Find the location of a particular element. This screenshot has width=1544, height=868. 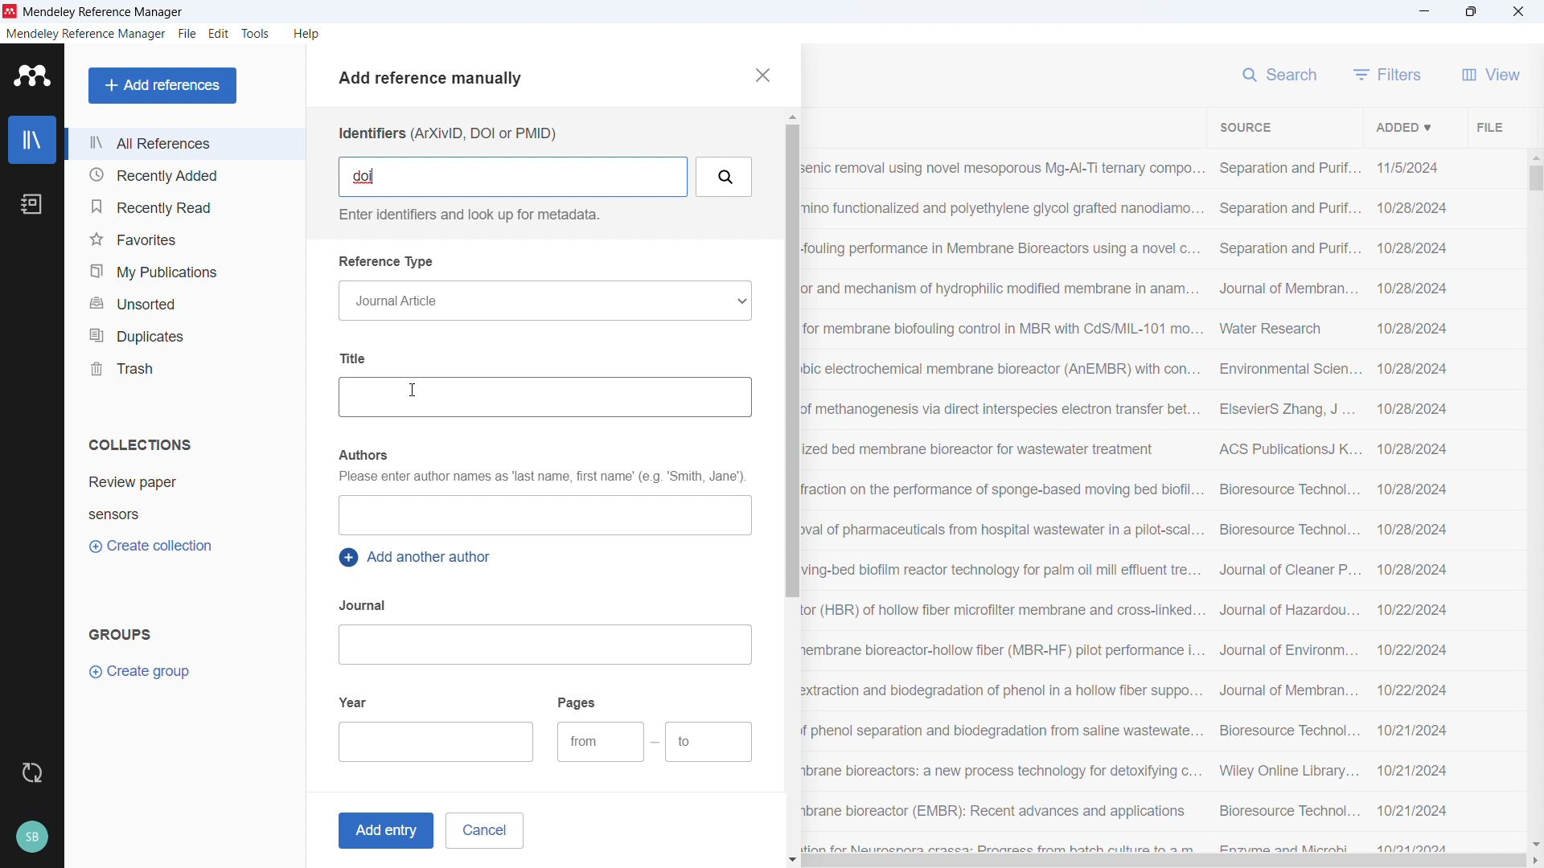

File  is located at coordinates (1488, 126).